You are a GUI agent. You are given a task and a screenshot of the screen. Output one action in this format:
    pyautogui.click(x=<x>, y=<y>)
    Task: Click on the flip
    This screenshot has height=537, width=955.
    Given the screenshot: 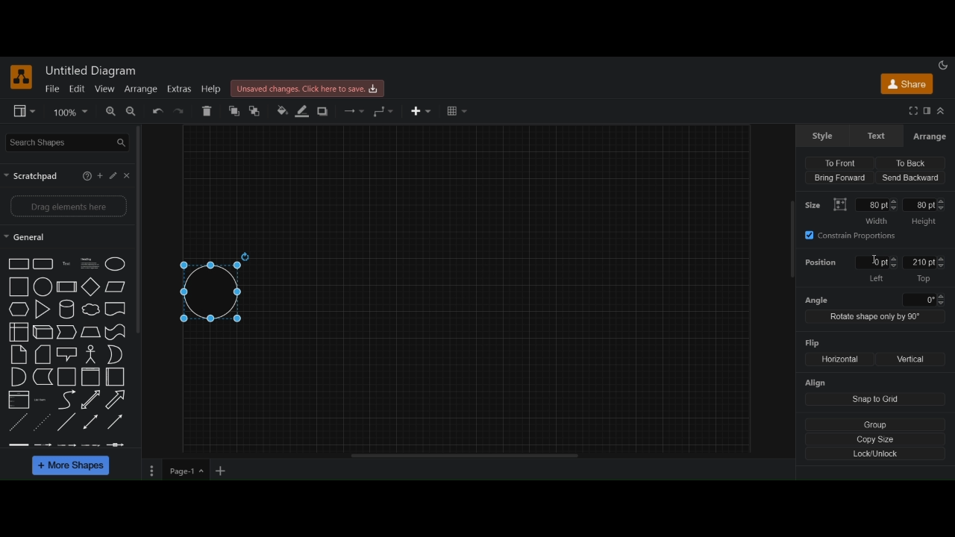 What is the action you would take?
    pyautogui.click(x=809, y=343)
    